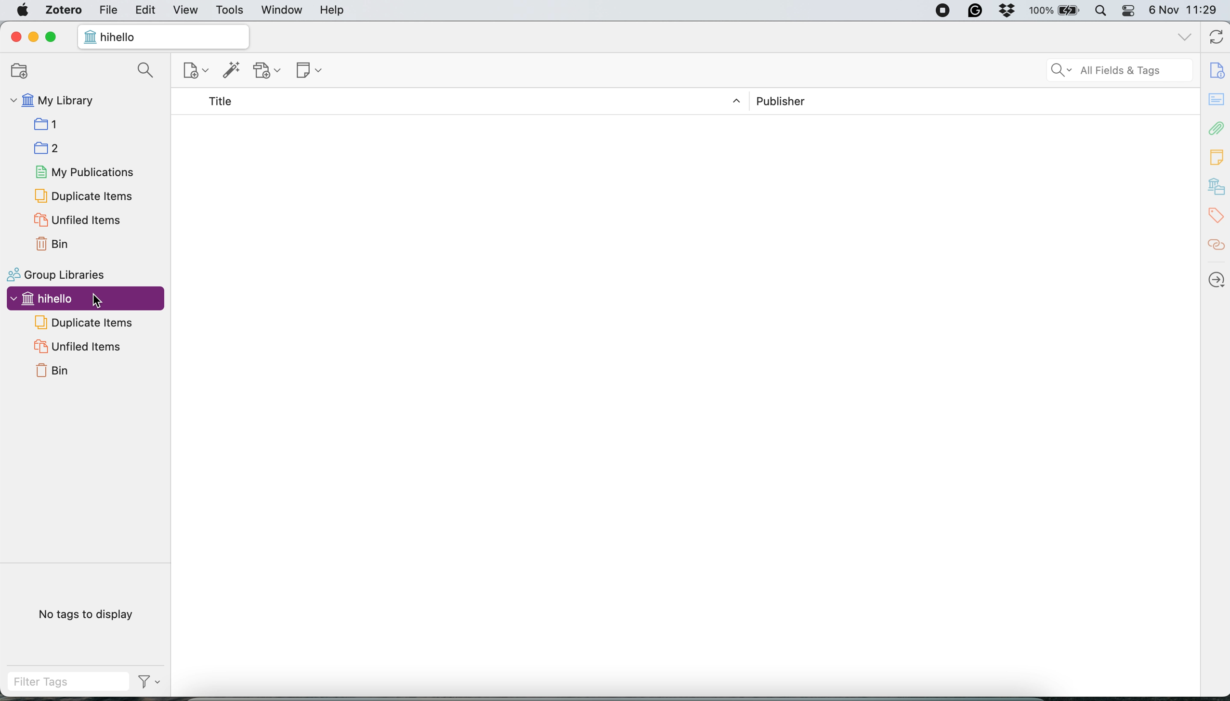 This screenshot has width=1230, height=701. What do you see at coordinates (231, 11) in the screenshot?
I see `tools` at bounding box center [231, 11].